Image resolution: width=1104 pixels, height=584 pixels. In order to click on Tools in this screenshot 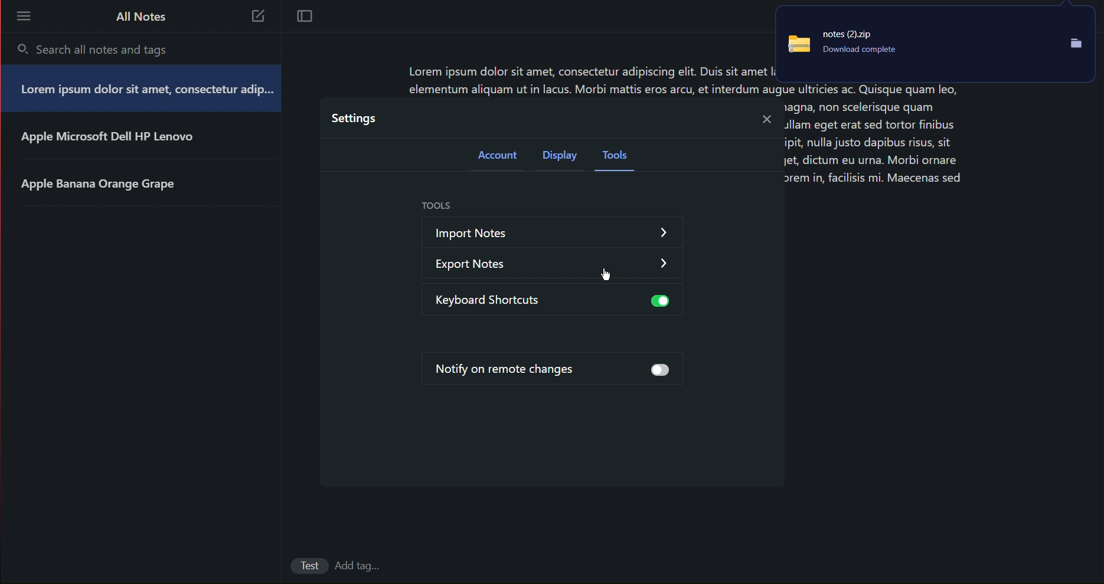, I will do `click(435, 206)`.